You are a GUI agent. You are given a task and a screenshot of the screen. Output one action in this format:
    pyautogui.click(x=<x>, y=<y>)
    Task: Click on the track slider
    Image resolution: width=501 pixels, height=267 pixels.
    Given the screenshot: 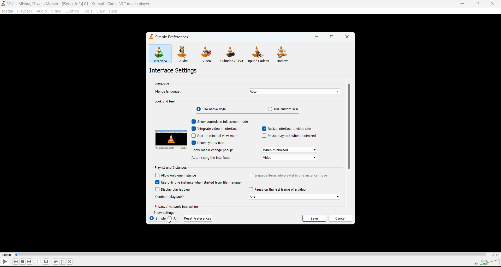 What is the action you would take?
    pyautogui.click(x=250, y=254)
    